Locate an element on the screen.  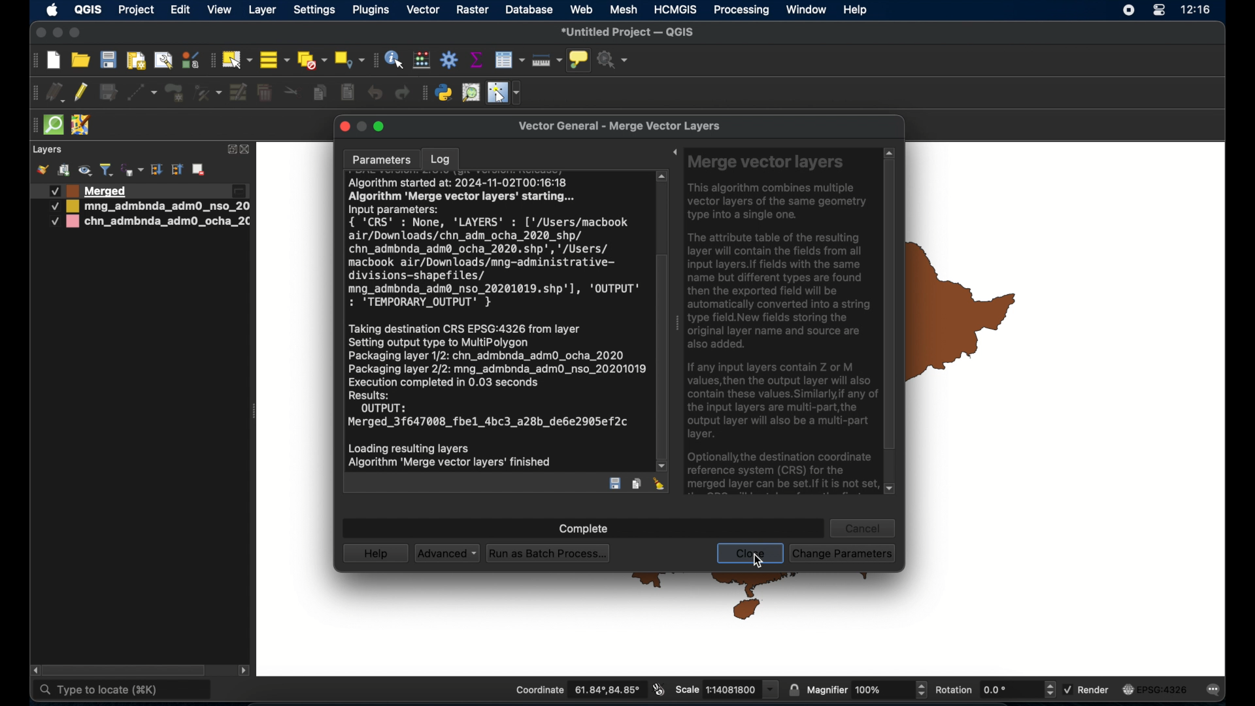
web is located at coordinates (582, 9).